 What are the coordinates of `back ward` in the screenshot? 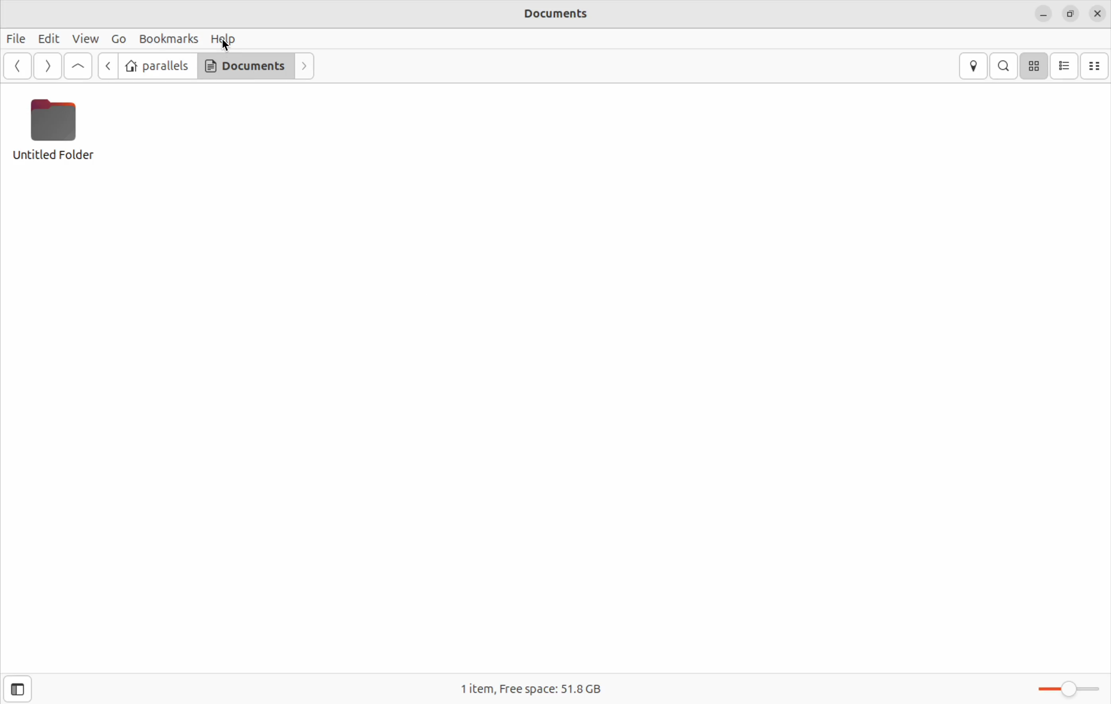 It's located at (107, 68).